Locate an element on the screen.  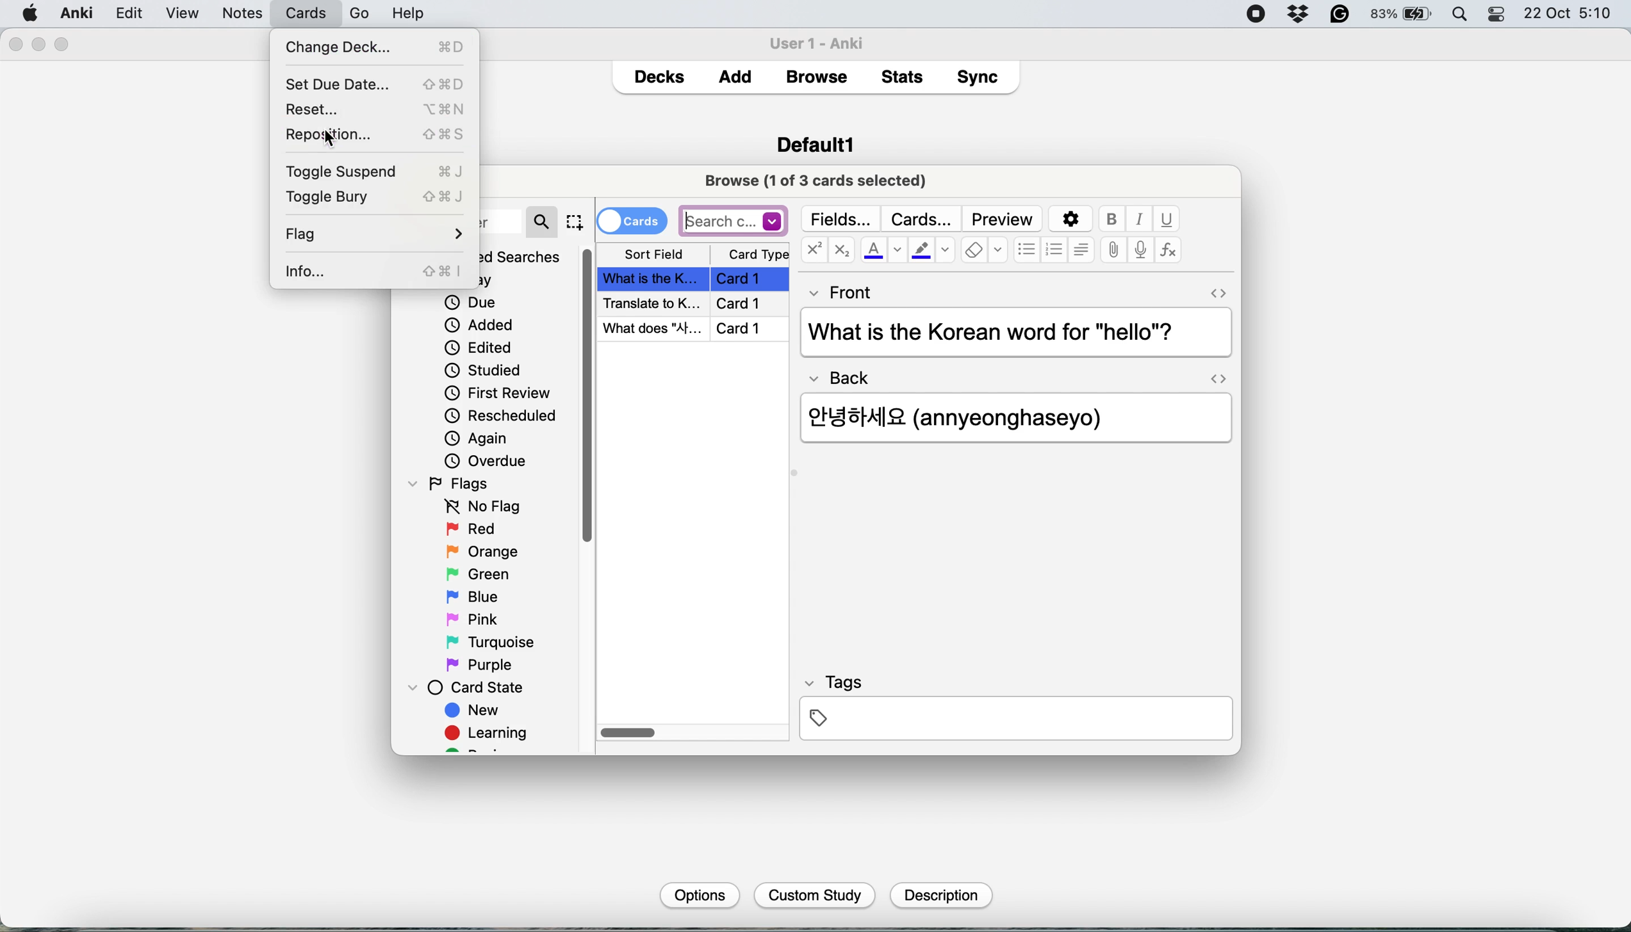
flags is located at coordinates (453, 483).